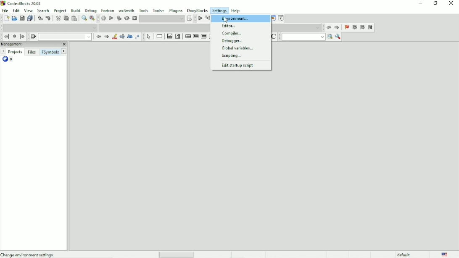 The width and height of the screenshot is (459, 258). Describe the element at coordinates (65, 37) in the screenshot. I see `Drop down` at that location.